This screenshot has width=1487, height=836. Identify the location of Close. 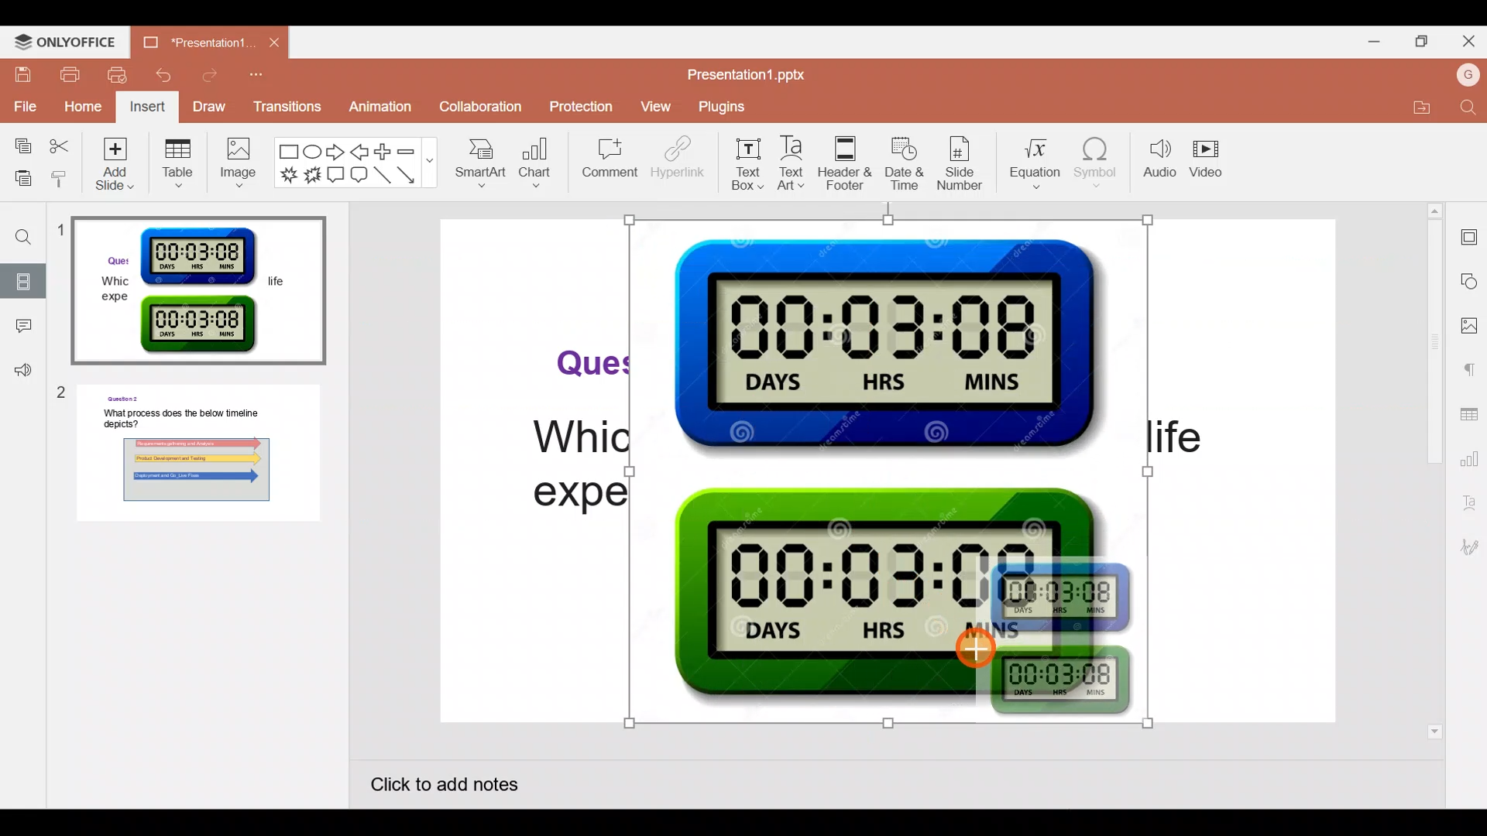
(1468, 42).